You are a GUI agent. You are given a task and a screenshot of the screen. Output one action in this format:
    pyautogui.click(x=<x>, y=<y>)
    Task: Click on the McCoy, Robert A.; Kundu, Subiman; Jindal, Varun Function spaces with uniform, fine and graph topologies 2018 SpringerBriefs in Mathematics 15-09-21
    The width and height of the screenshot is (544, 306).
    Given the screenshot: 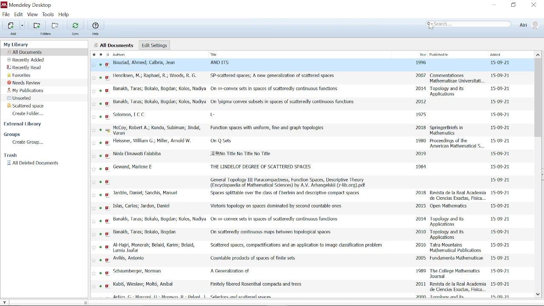 What is the action you would take?
    pyautogui.click(x=309, y=130)
    